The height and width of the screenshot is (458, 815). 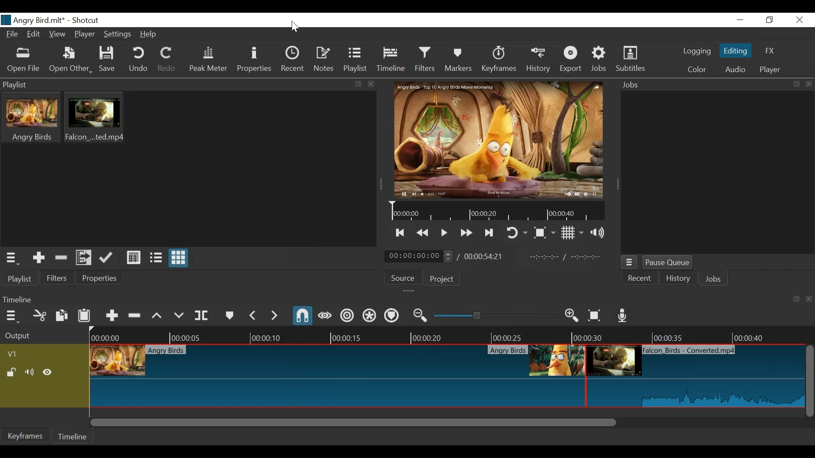 I want to click on Hide, so click(x=47, y=373).